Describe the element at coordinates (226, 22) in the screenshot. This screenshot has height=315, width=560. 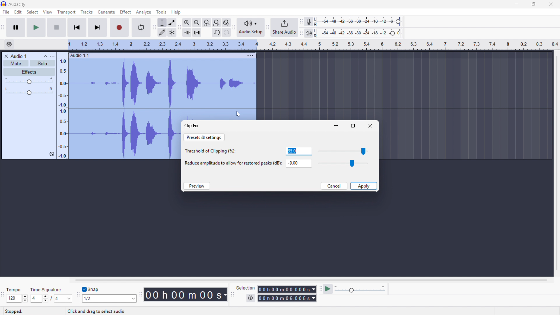
I see `toggle zoom` at that location.